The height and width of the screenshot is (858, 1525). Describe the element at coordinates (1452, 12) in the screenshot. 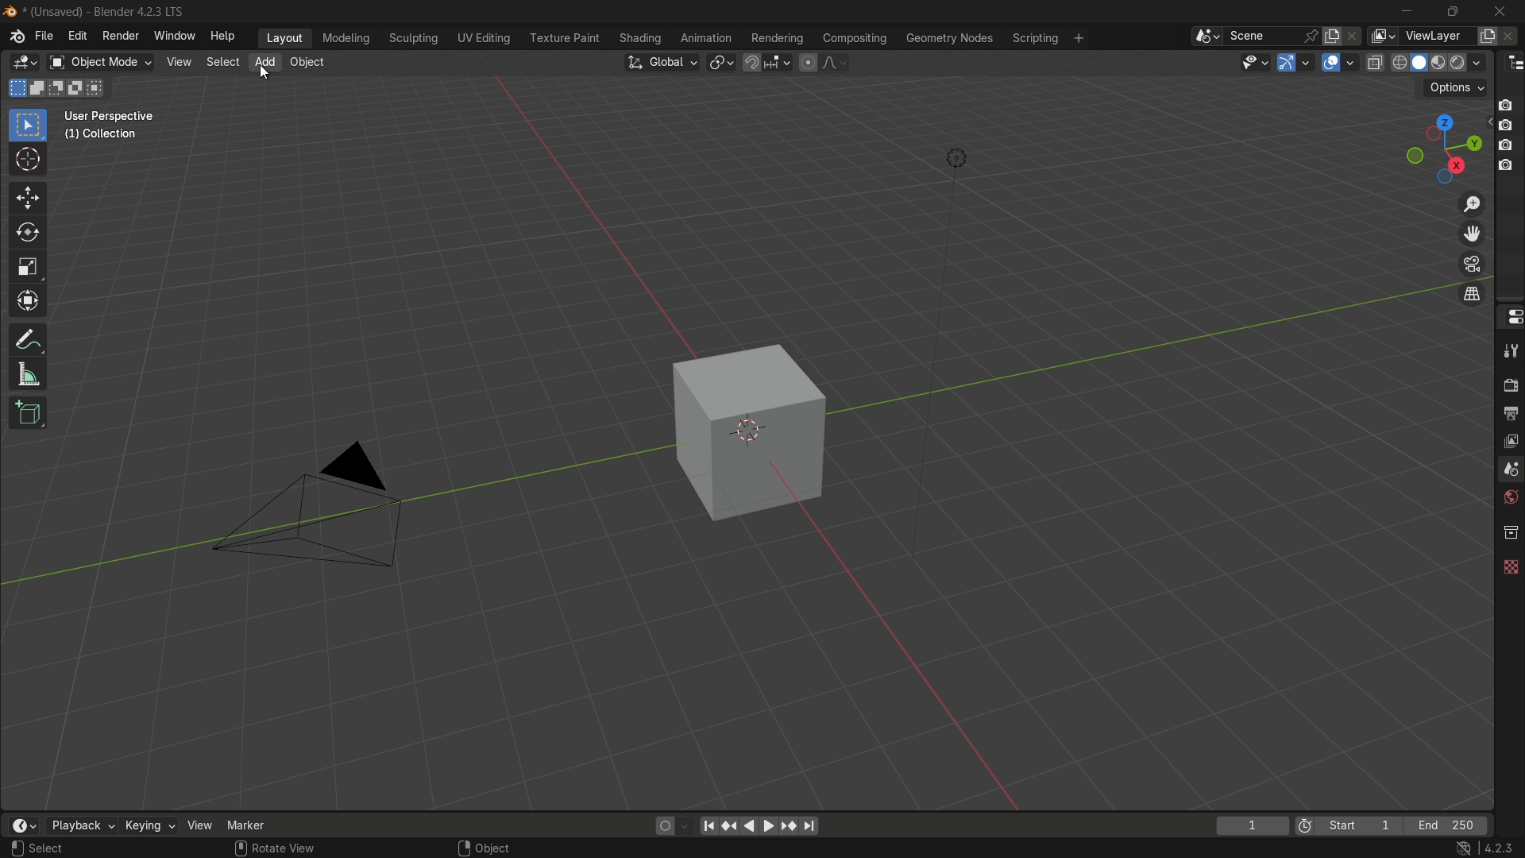

I see `maximize or restore` at that location.